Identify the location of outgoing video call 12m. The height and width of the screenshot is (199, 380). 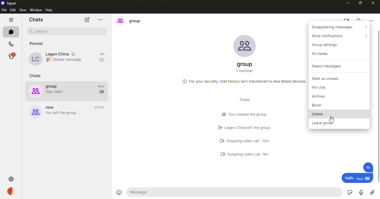
(249, 141).